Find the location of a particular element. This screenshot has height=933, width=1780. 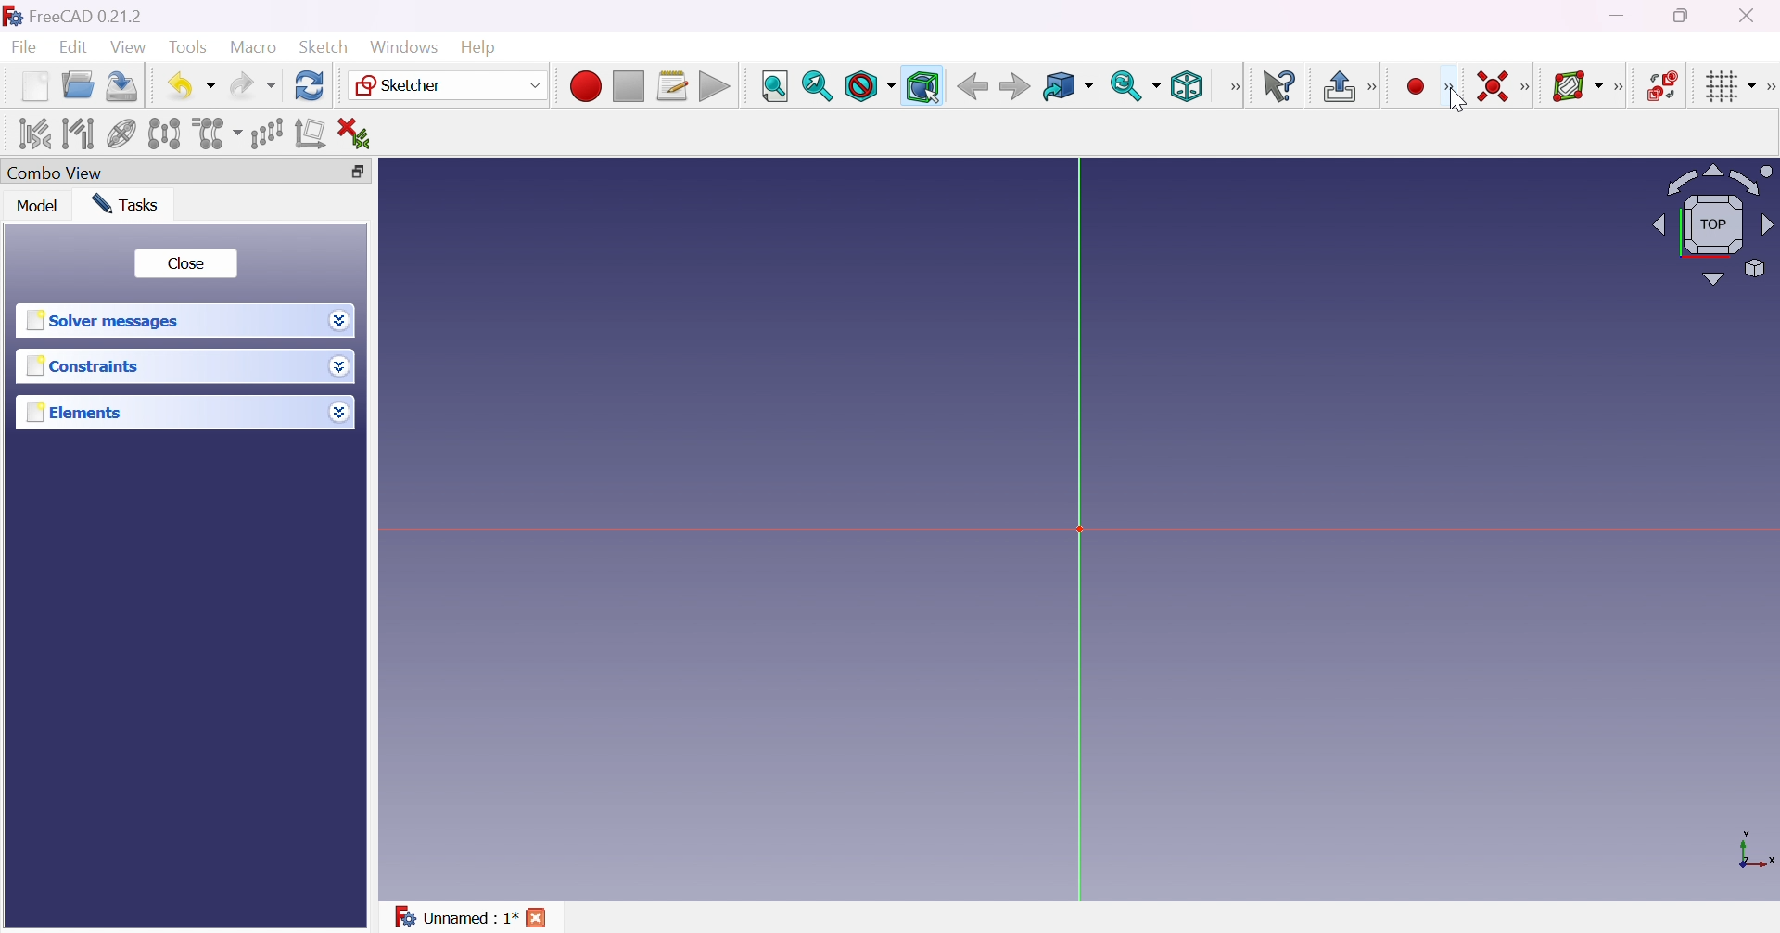

Fit selection is located at coordinates (818, 86).